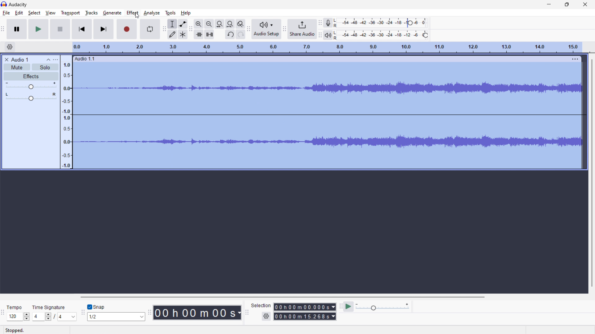  What do you see at coordinates (172, 24) in the screenshot?
I see `selection tool` at bounding box center [172, 24].